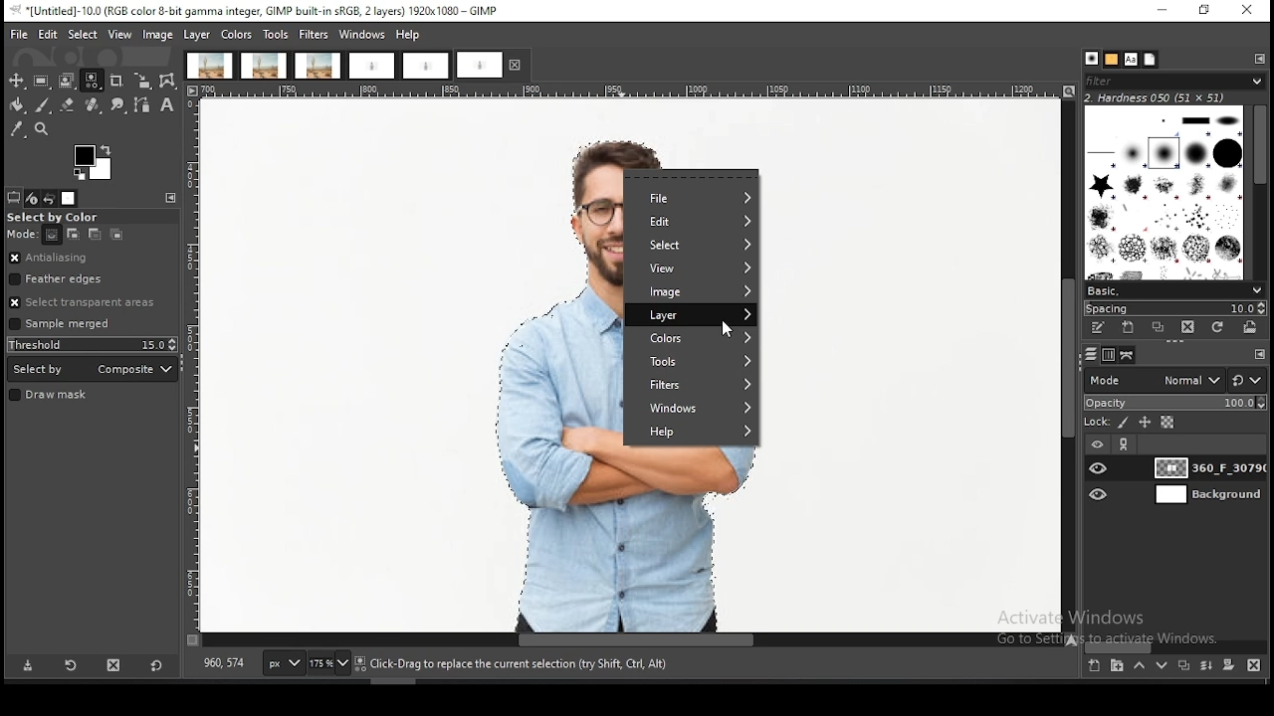 This screenshot has width=1274, height=716. I want to click on tool options, so click(14, 198).